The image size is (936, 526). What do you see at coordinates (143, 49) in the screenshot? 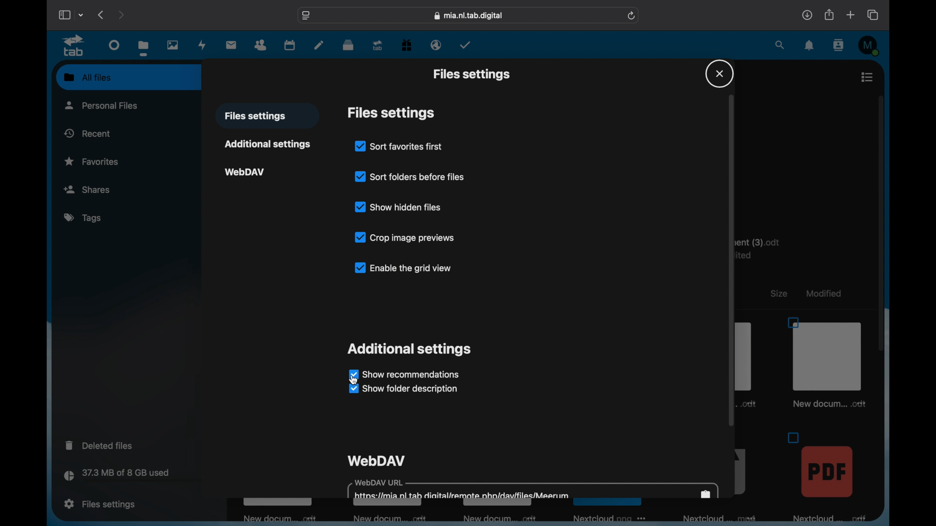
I see `files` at bounding box center [143, 49].